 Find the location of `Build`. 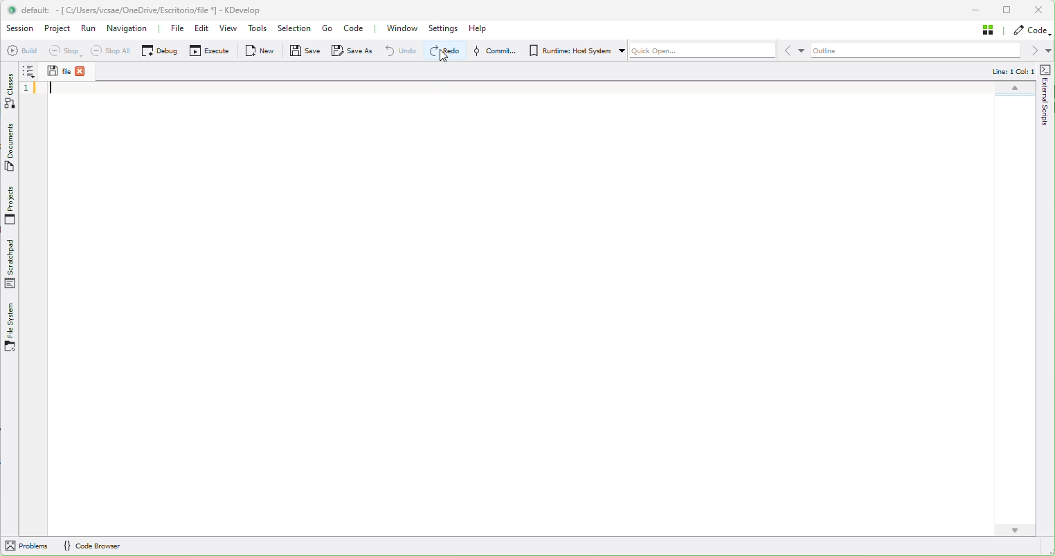

Build is located at coordinates (21, 50).